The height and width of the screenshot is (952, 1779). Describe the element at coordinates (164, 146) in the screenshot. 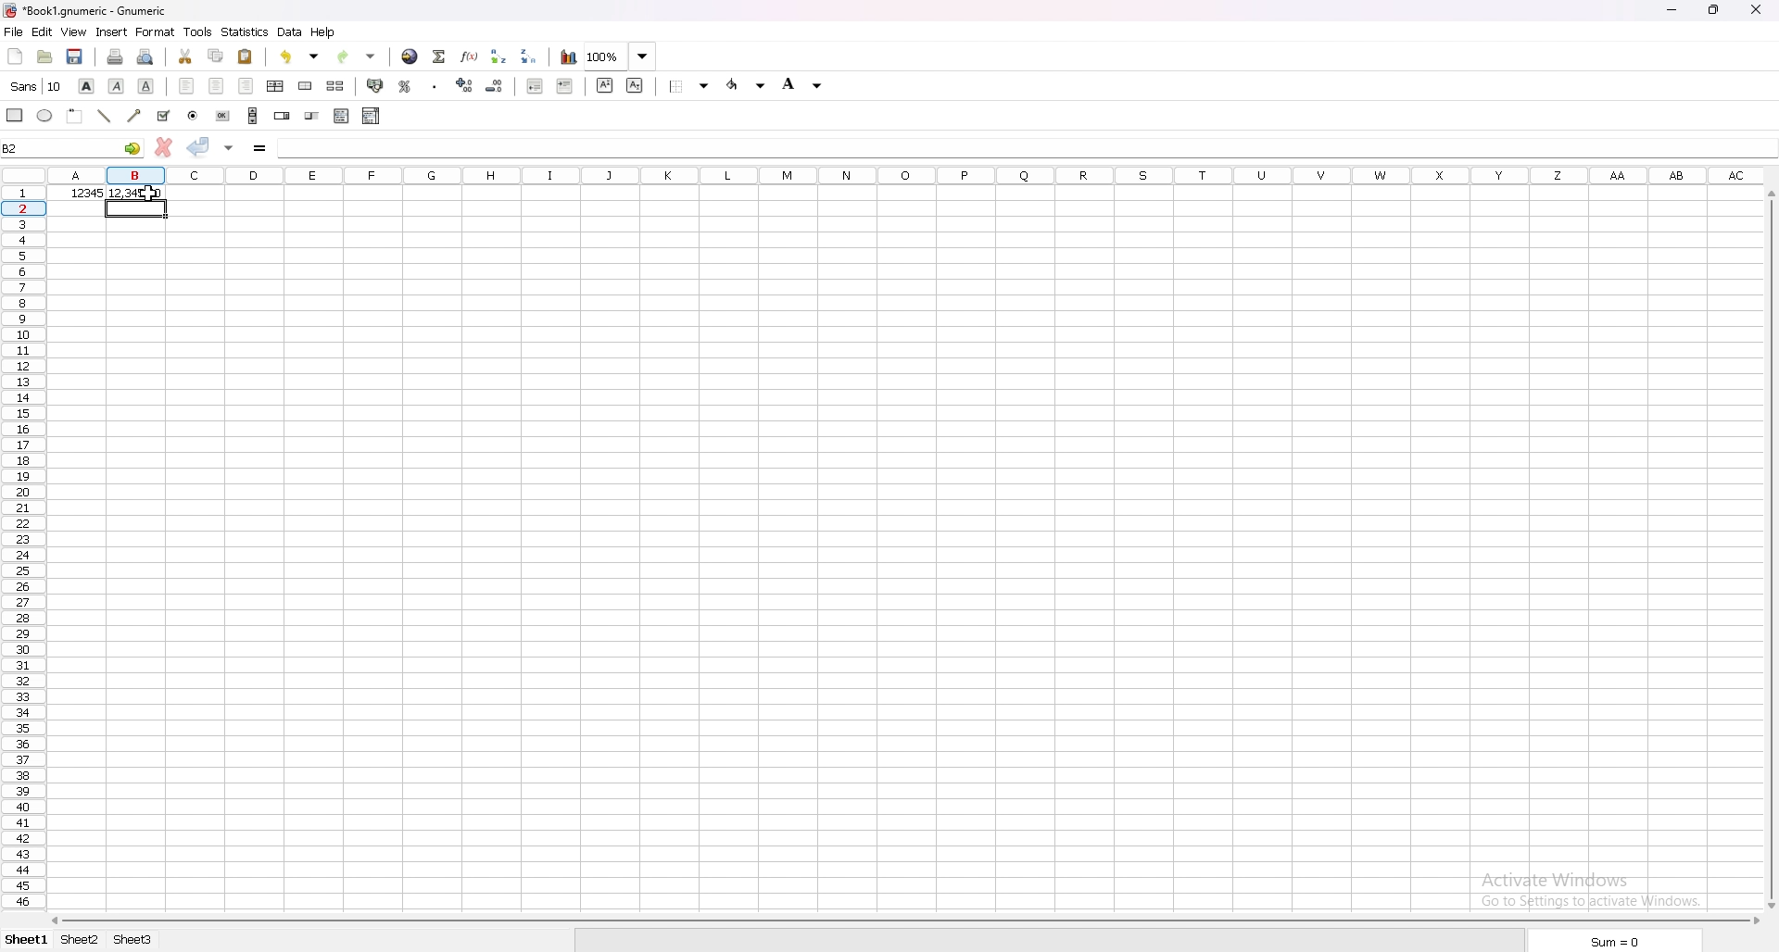

I see `cancel changes` at that location.